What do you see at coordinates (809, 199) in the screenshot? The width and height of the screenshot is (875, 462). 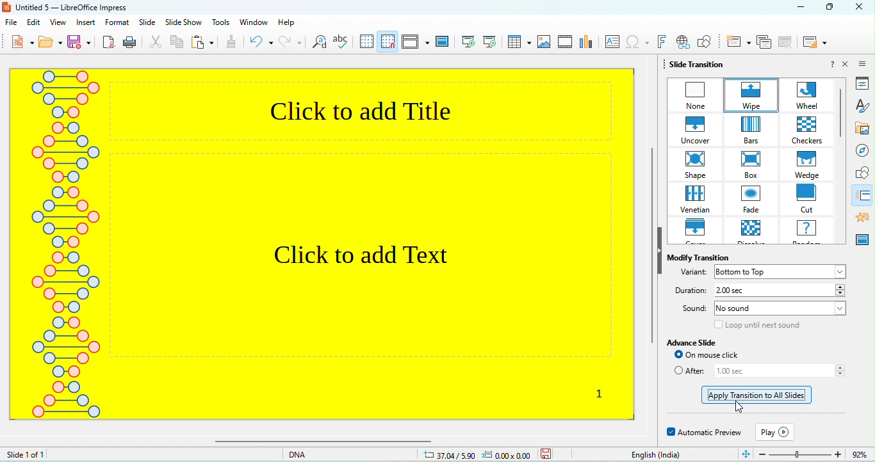 I see `cut` at bounding box center [809, 199].